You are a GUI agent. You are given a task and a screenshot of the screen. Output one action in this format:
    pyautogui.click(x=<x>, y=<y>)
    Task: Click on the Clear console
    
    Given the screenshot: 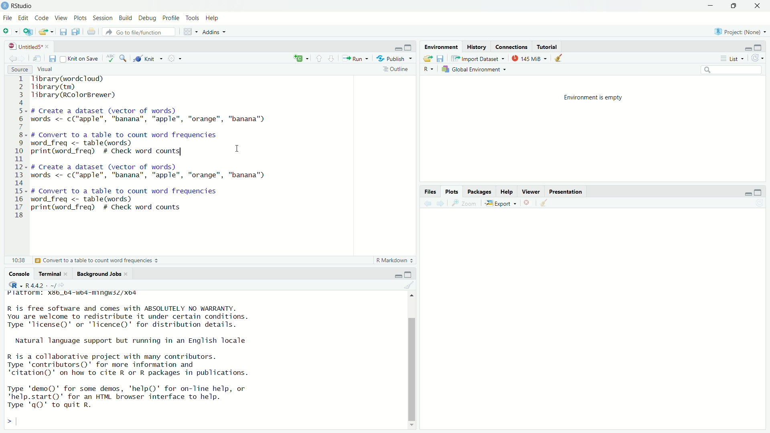 What is the action you would take?
    pyautogui.click(x=411, y=286)
    